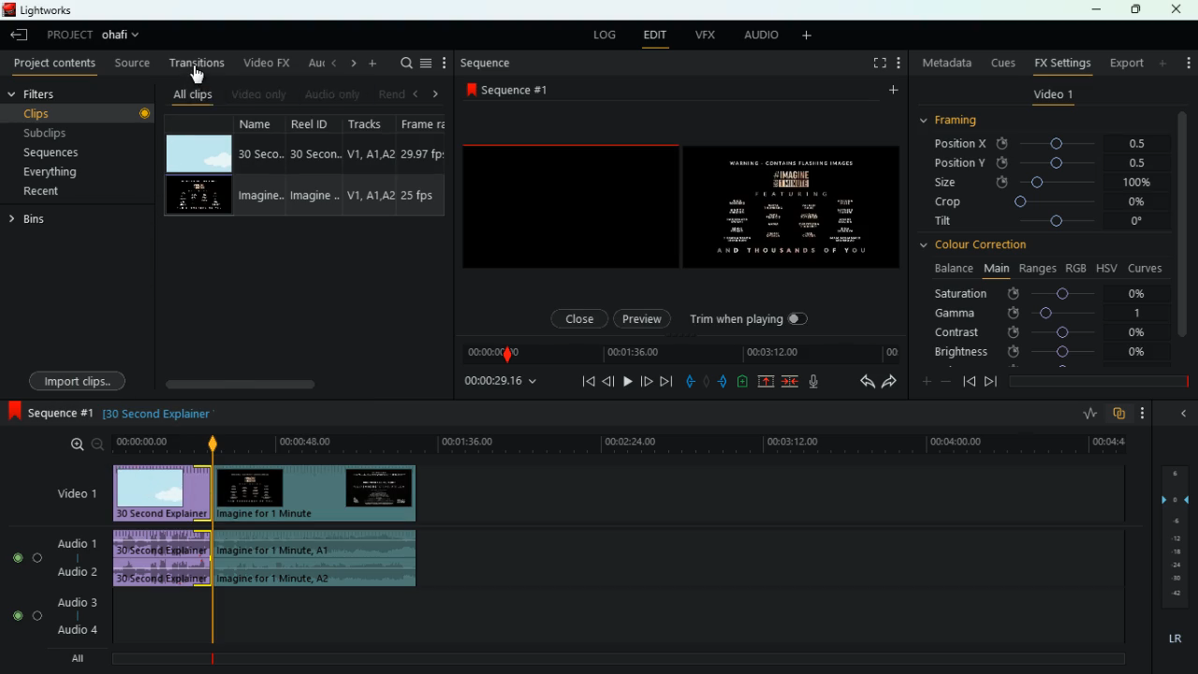  Describe the element at coordinates (1181, 413) in the screenshot. I see `back` at that location.